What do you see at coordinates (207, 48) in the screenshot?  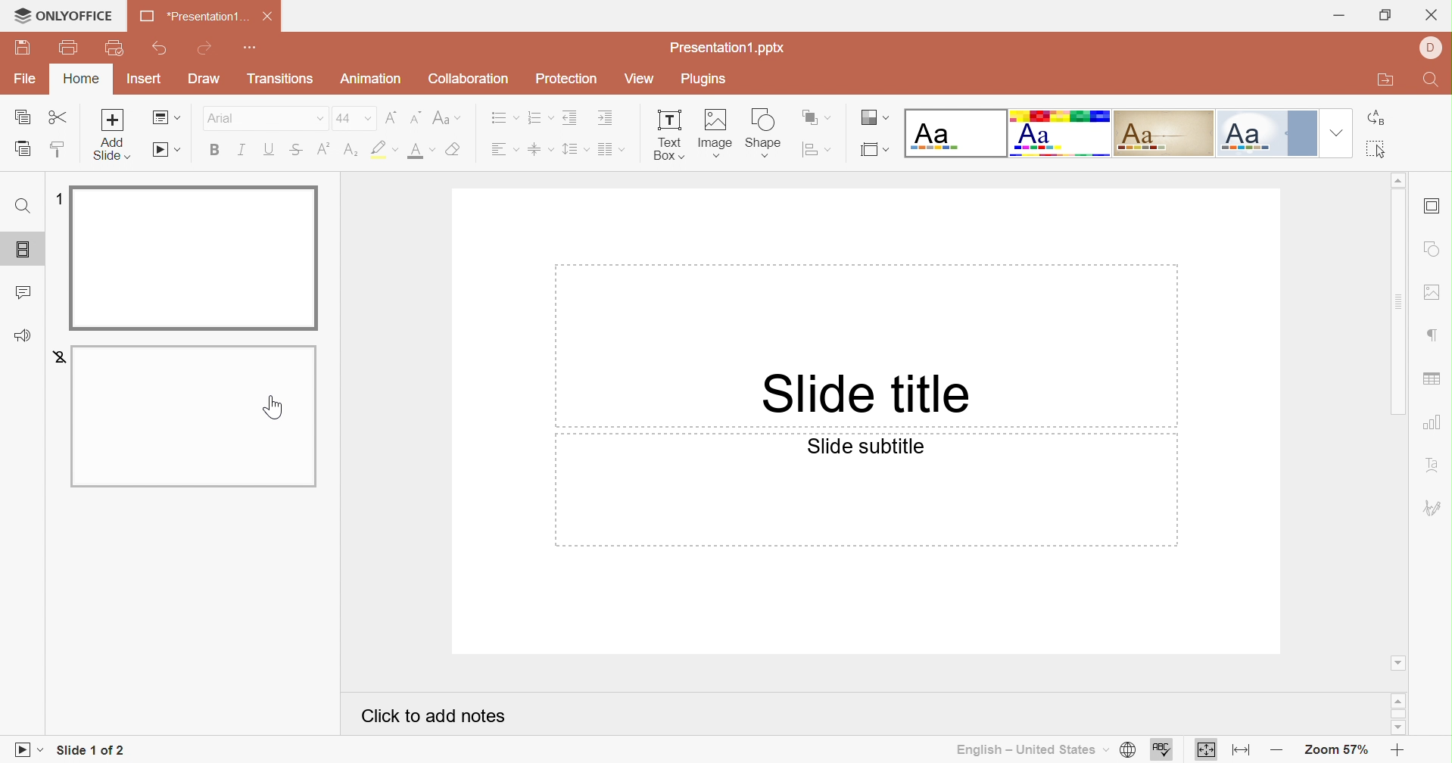 I see `Redo` at bounding box center [207, 48].